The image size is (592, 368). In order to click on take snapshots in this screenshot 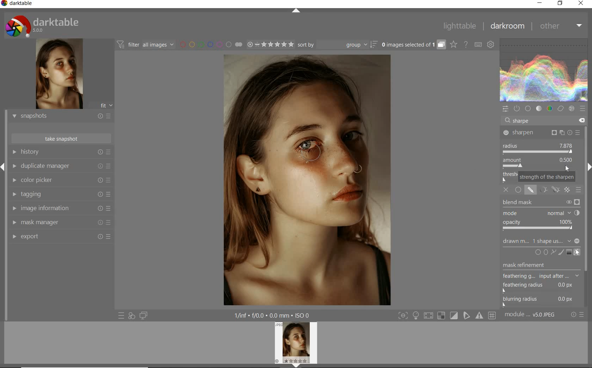, I will do `click(62, 139)`.